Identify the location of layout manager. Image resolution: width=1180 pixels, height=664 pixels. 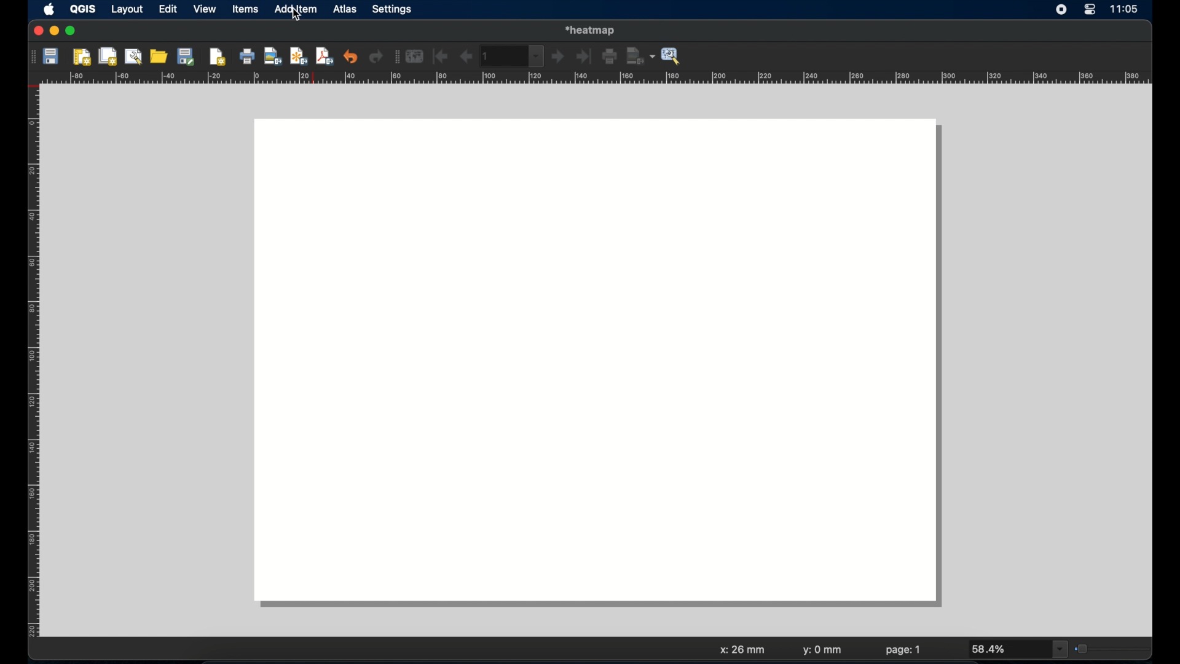
(135, 57).